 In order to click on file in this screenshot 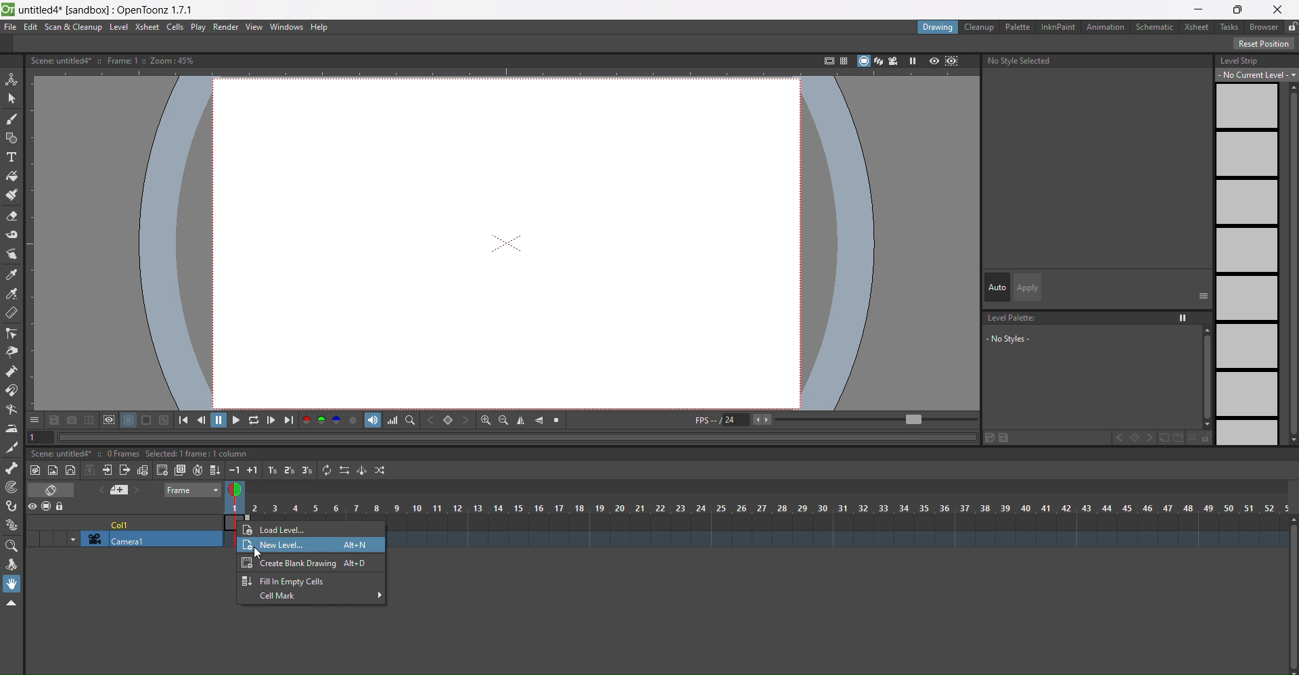, I will do `click(11, 27)`.